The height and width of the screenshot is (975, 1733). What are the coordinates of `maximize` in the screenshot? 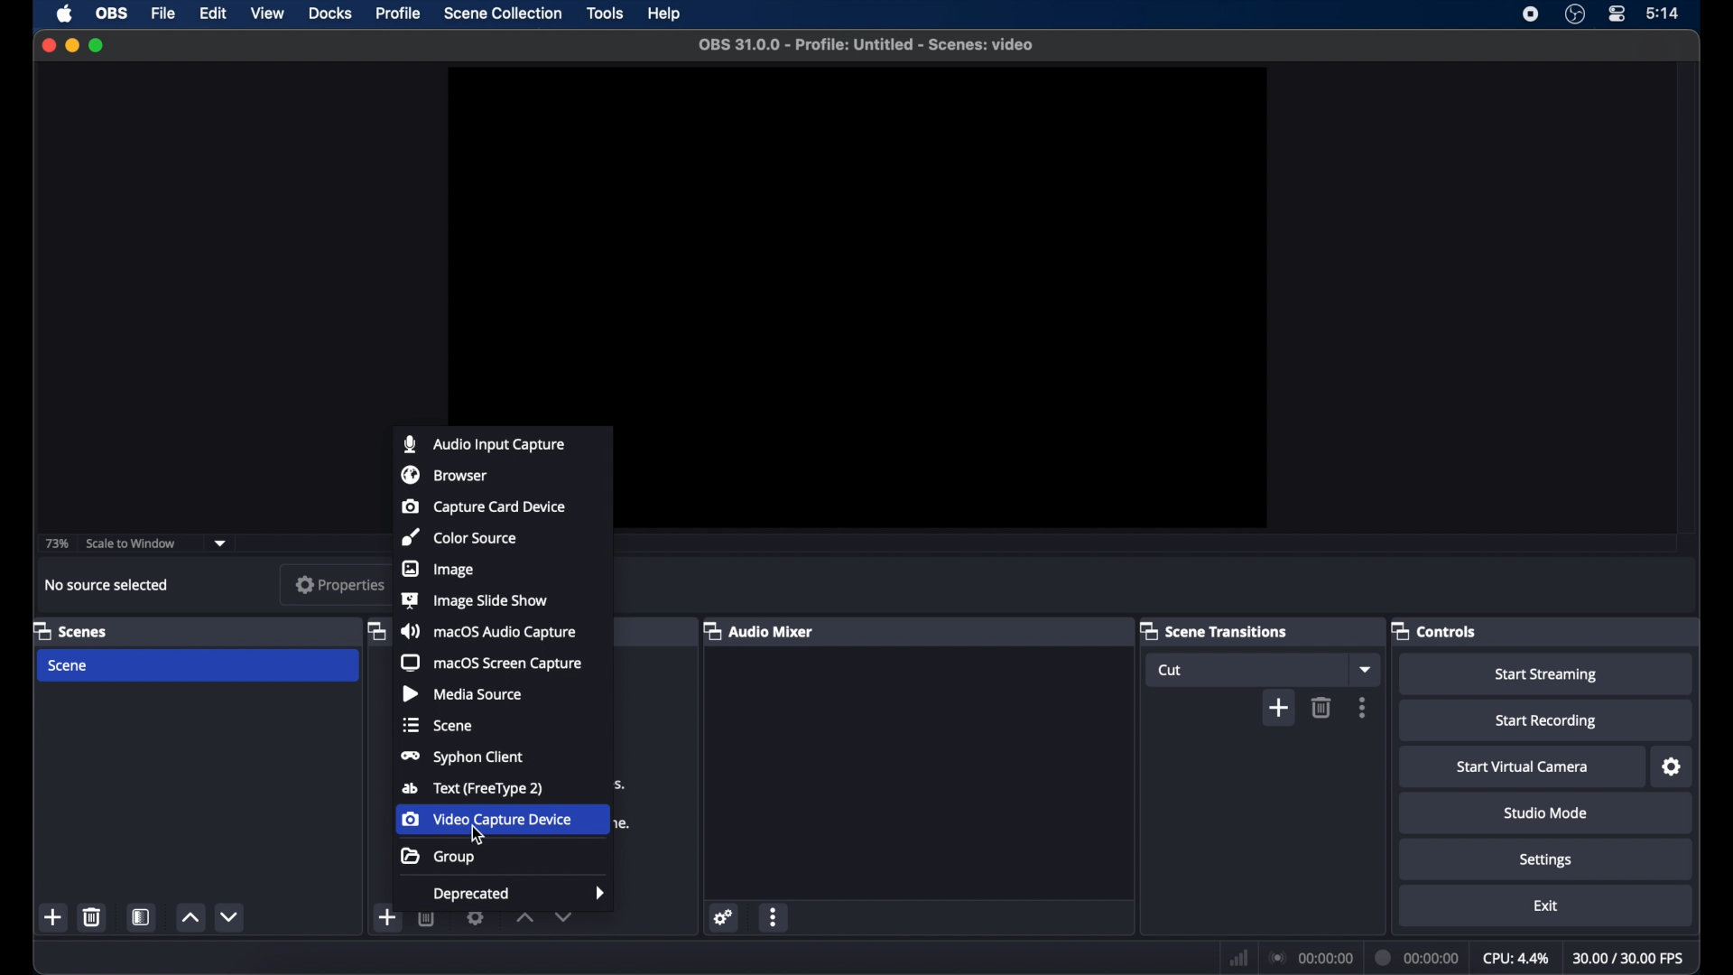 It's located at (97, 45).